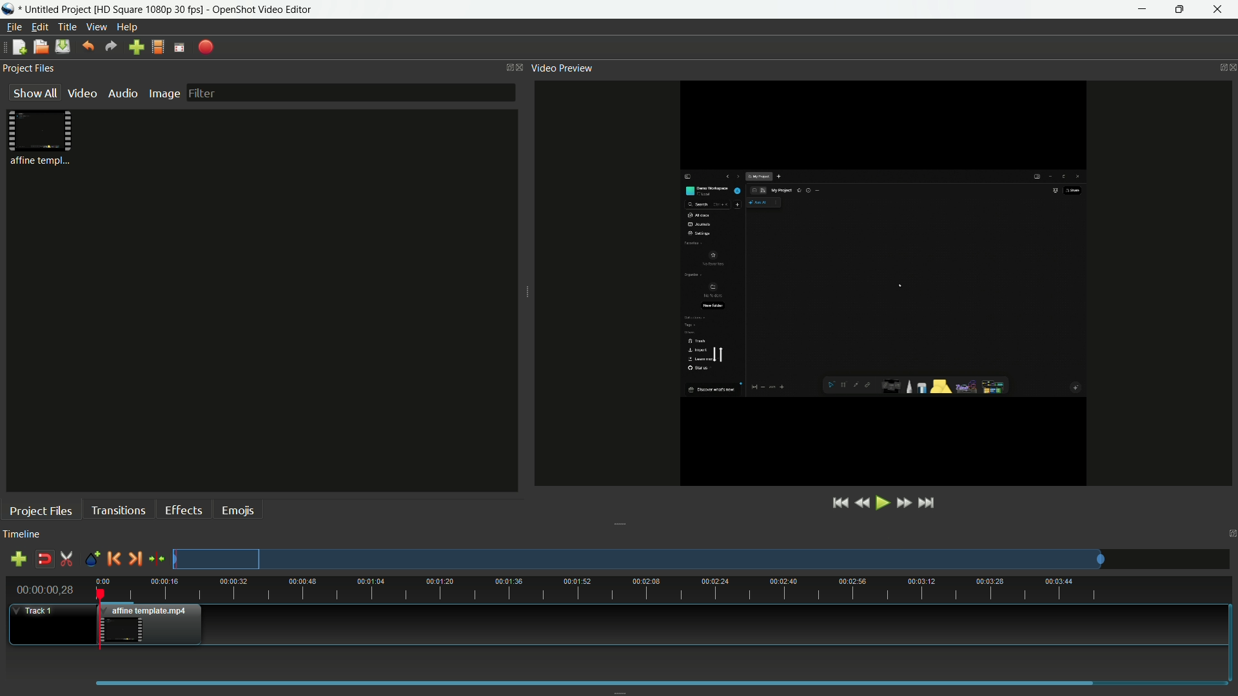 The height and width of the screenshot is (696, 1238). I want to click on play or pause, so click(881, 503).